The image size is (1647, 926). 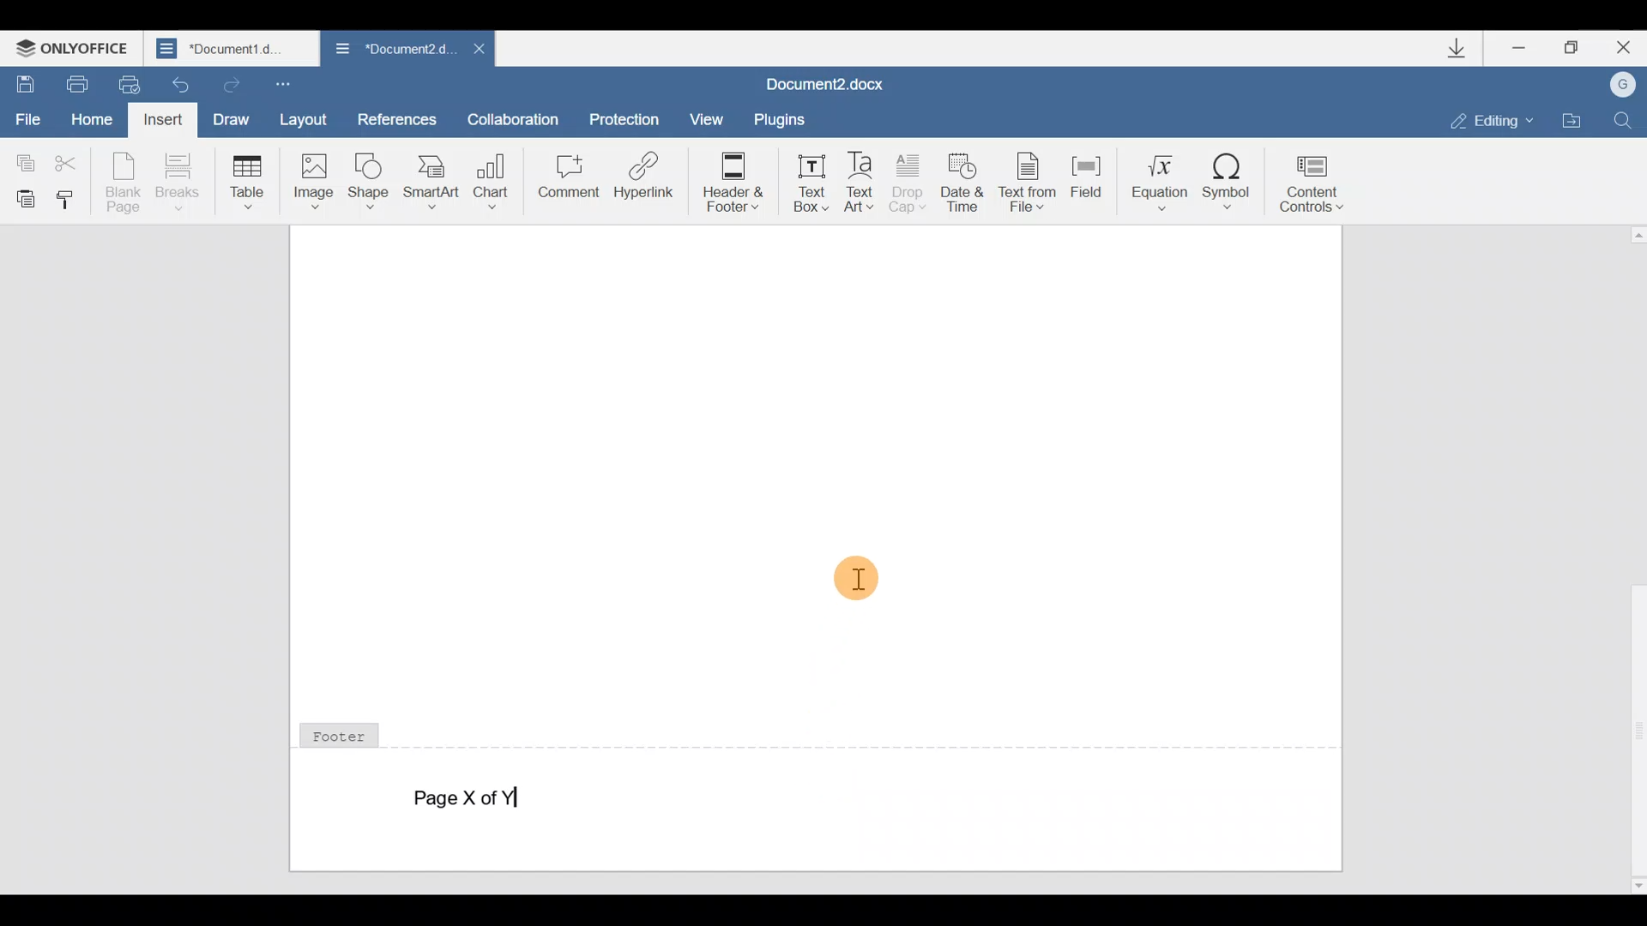 I want to click on Draw, so click(x=236, y=120).